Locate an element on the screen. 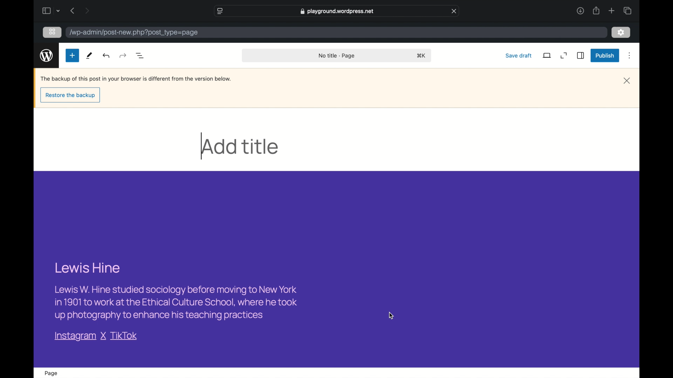  publish is located at coordinates (605, 55).